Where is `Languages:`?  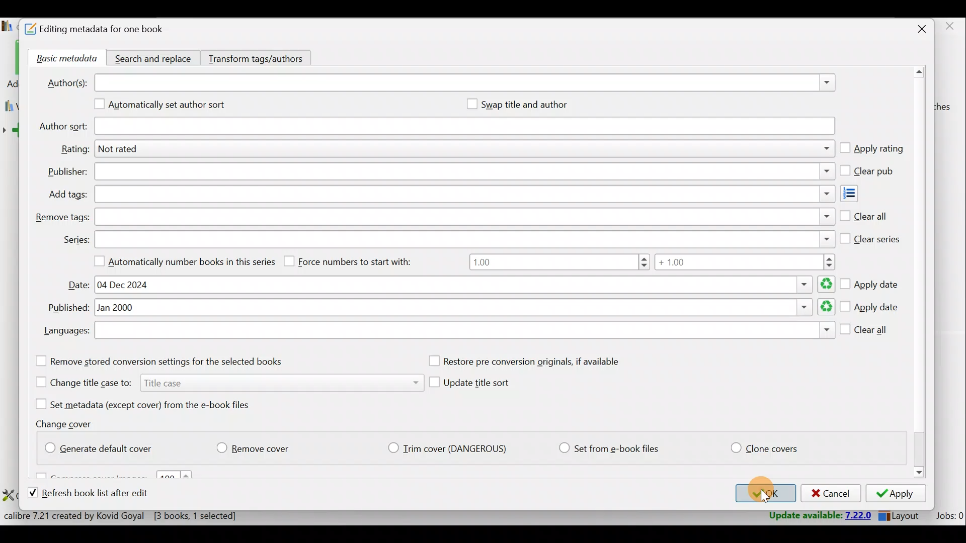
Languages: is located at coordinates (65, 332).